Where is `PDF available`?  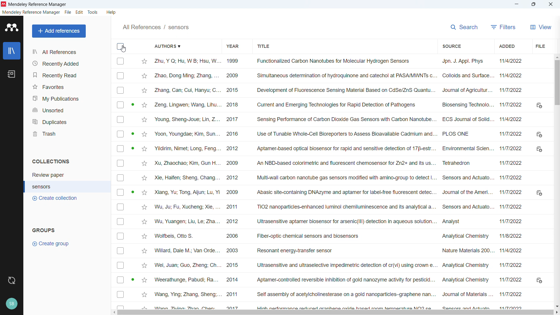
PDF available is located at coordinates (132, 133).